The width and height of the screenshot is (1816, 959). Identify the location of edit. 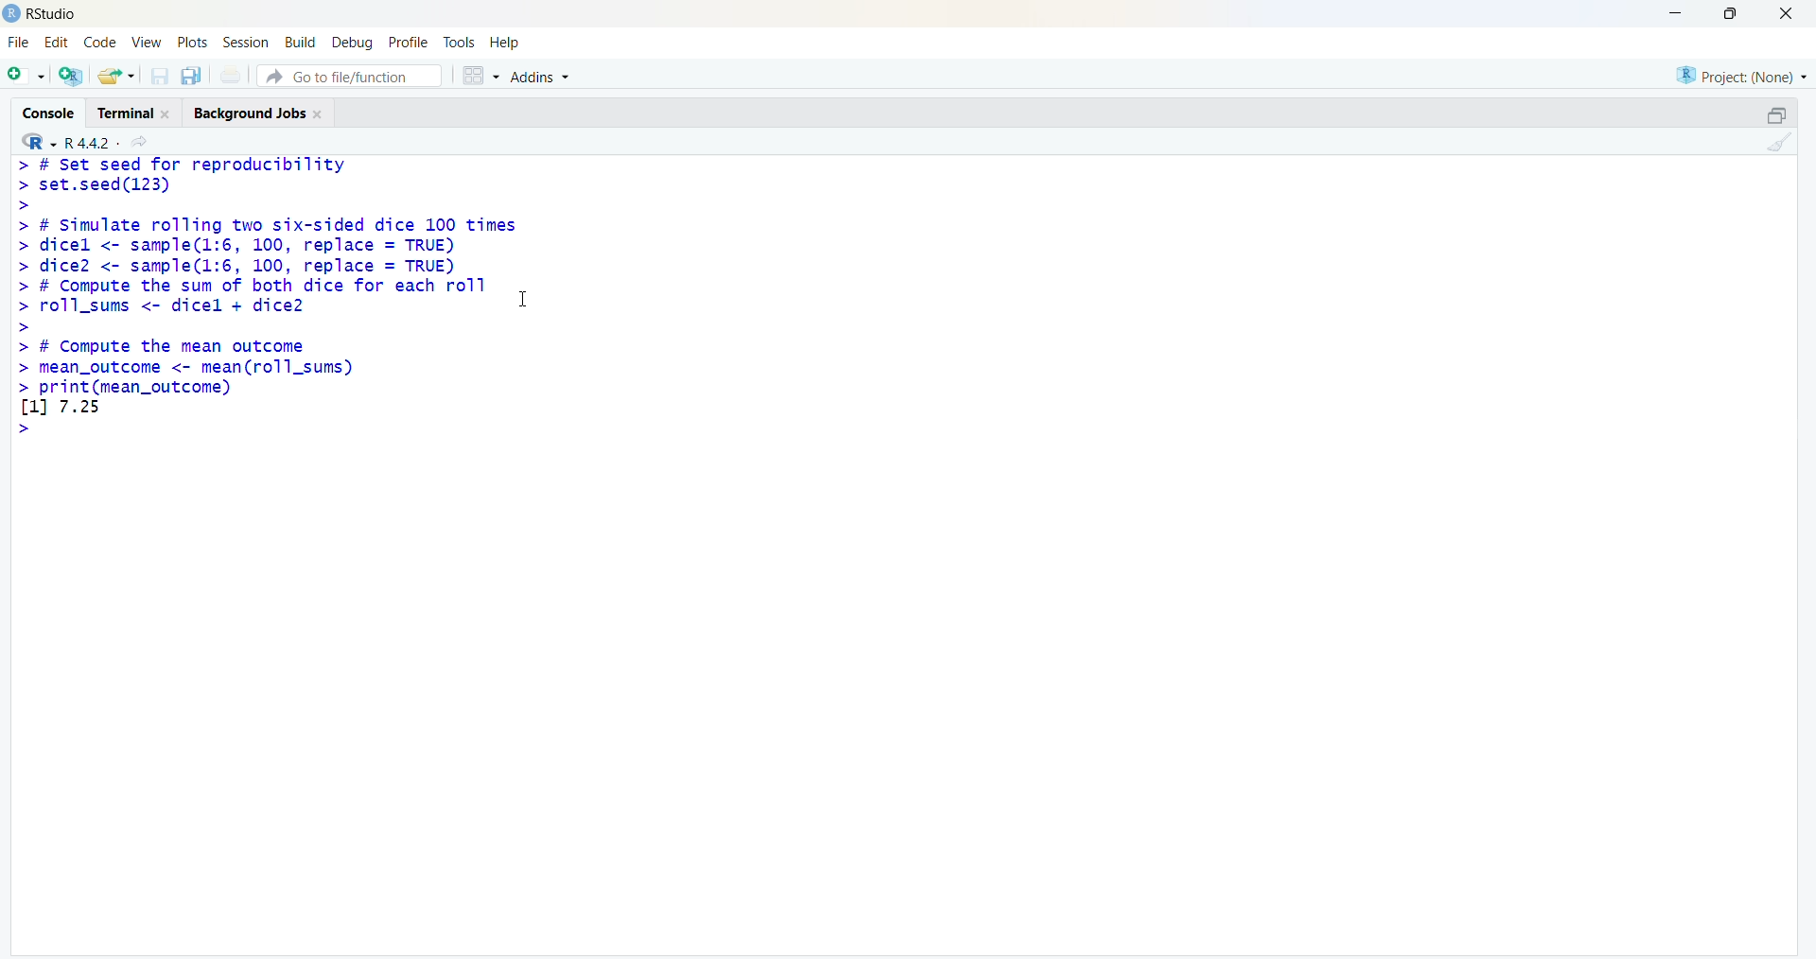
(57, 42).